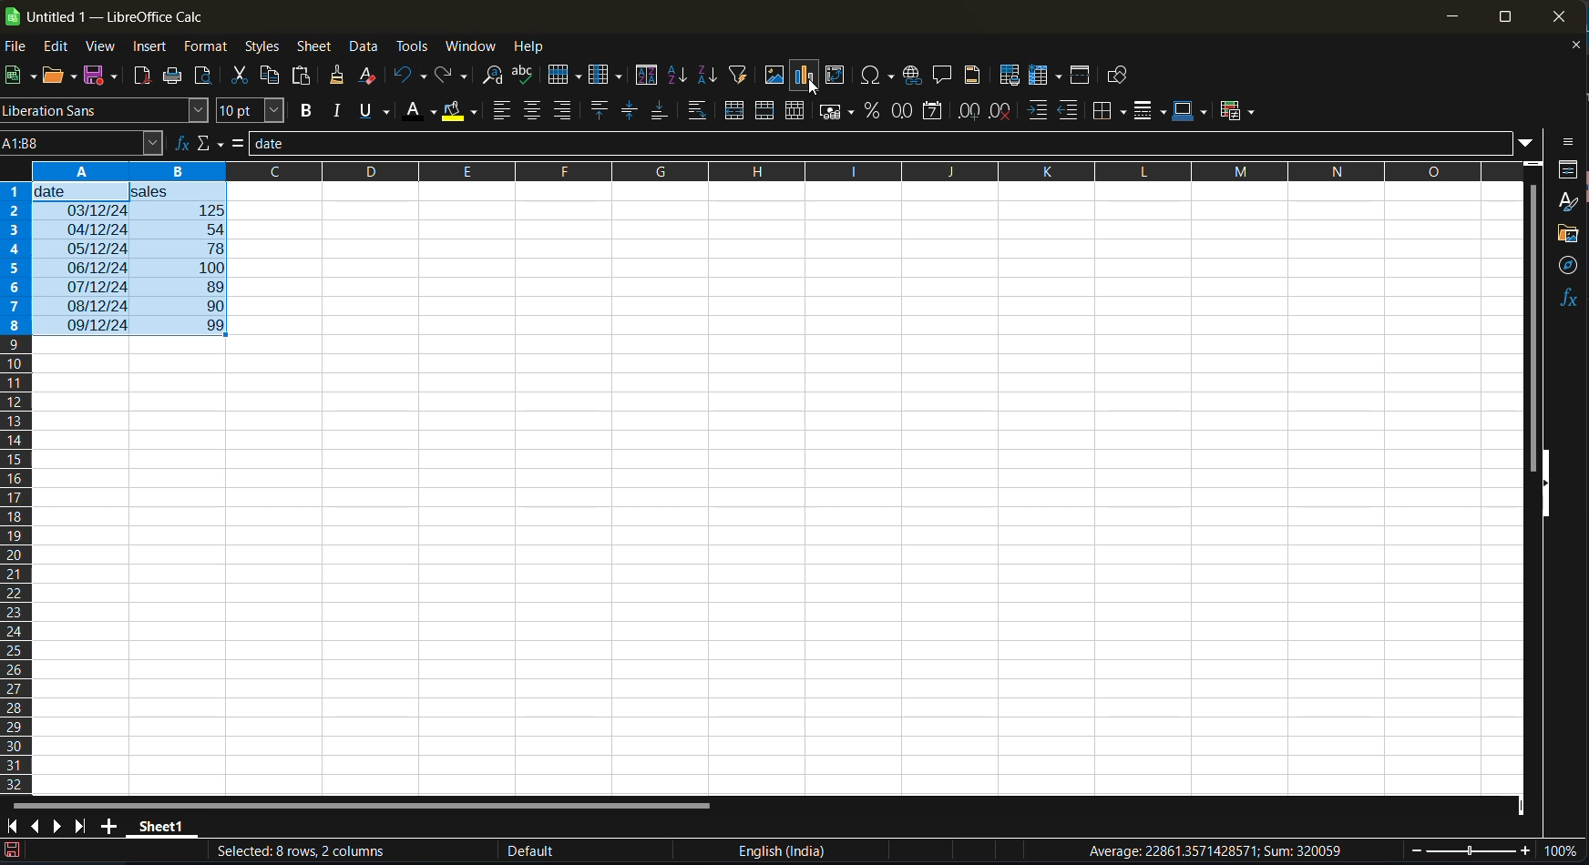 The height and width of the screenshot is (865, 1589). I want to click on name box, so click(84, 144).